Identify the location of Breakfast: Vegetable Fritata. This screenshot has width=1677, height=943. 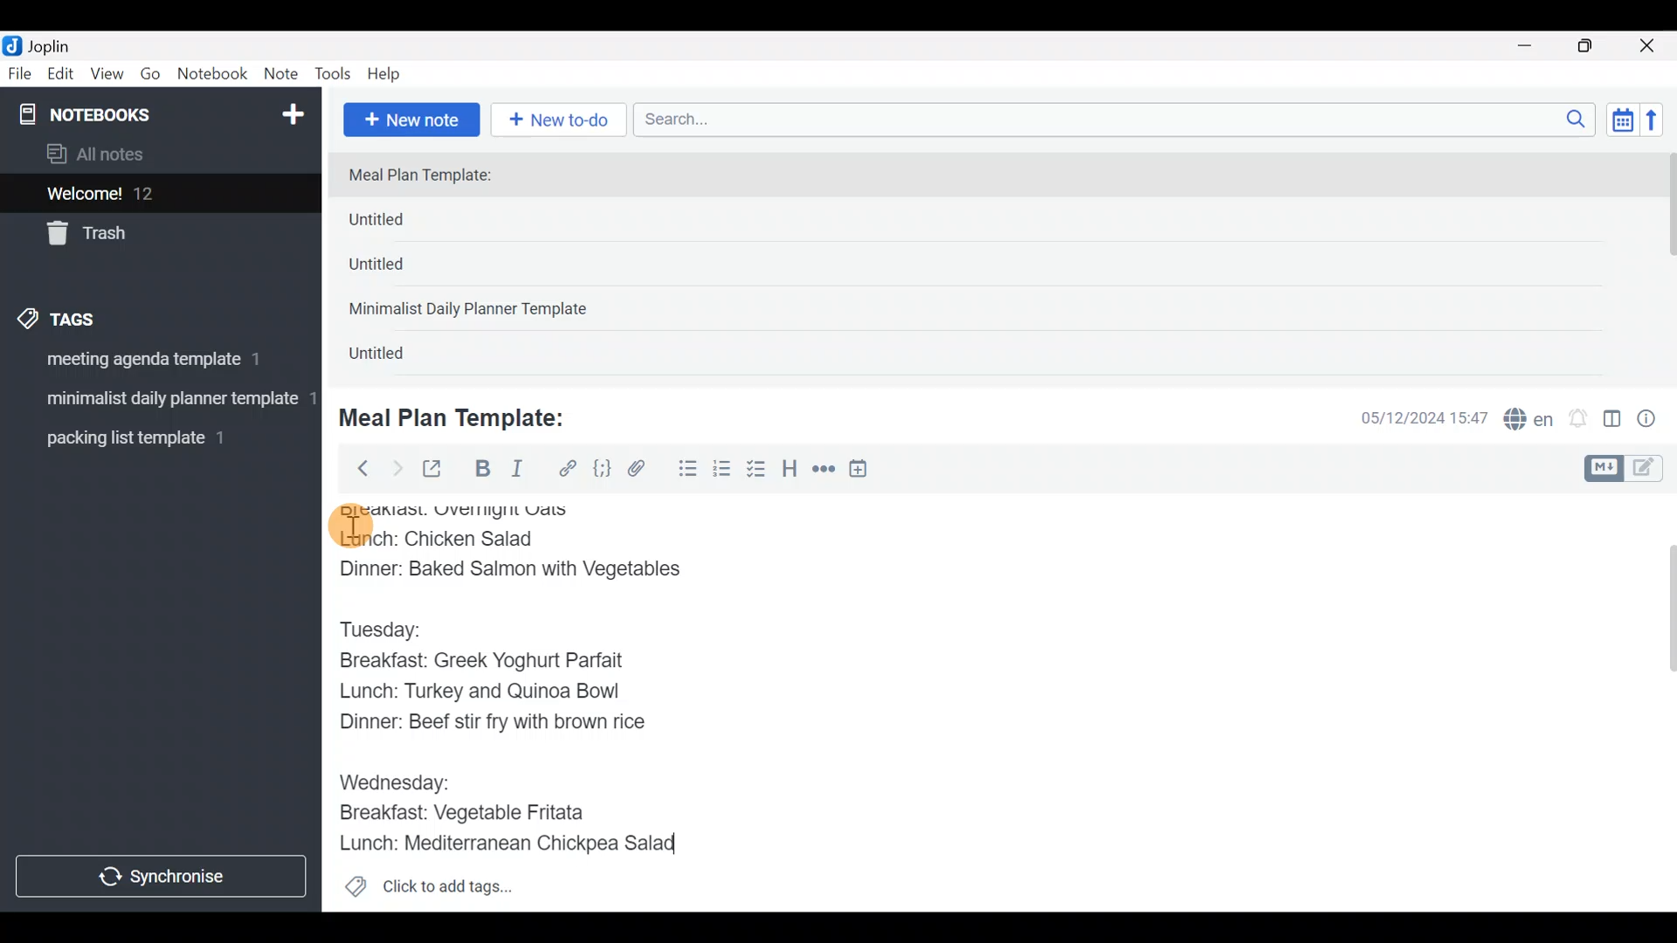
(477, 814).